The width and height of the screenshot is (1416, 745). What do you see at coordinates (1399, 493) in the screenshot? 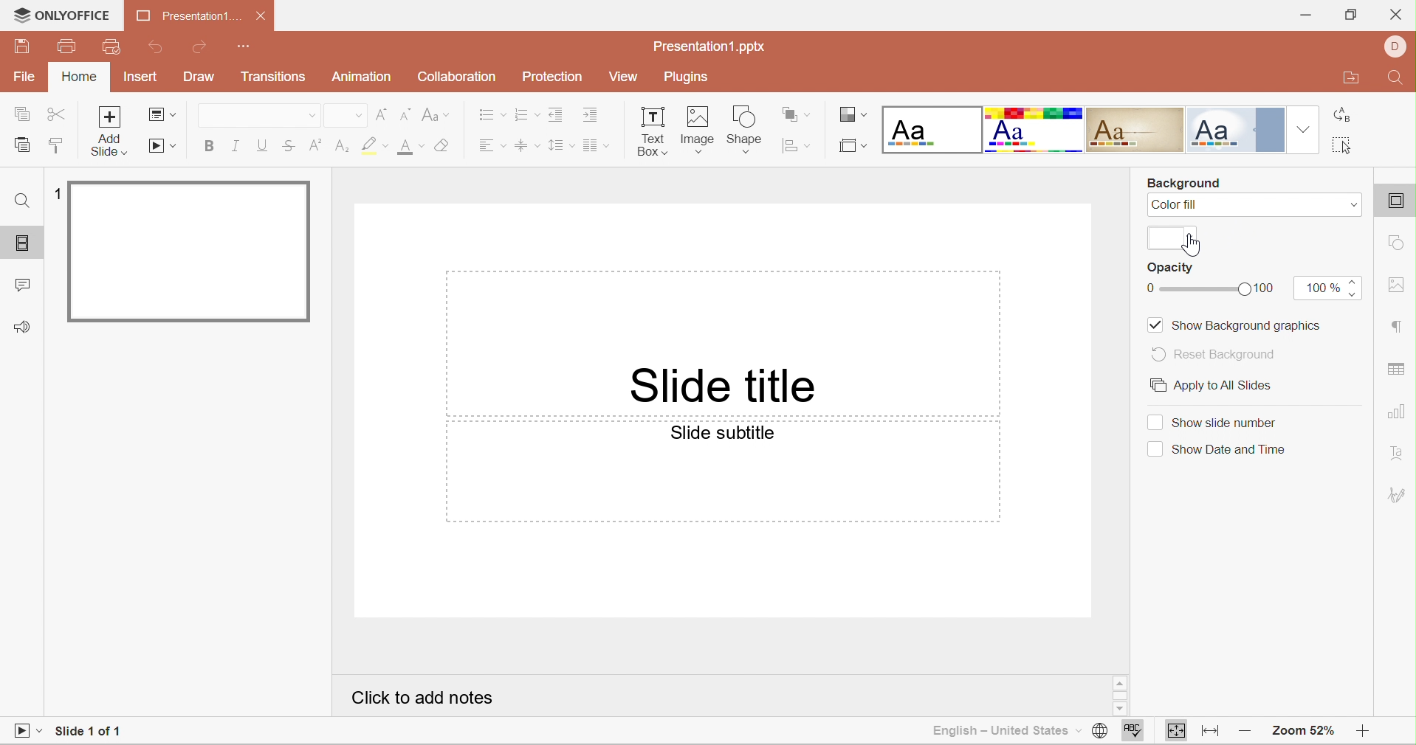
I see `Signature settings` at bounding box center [1399, 493].